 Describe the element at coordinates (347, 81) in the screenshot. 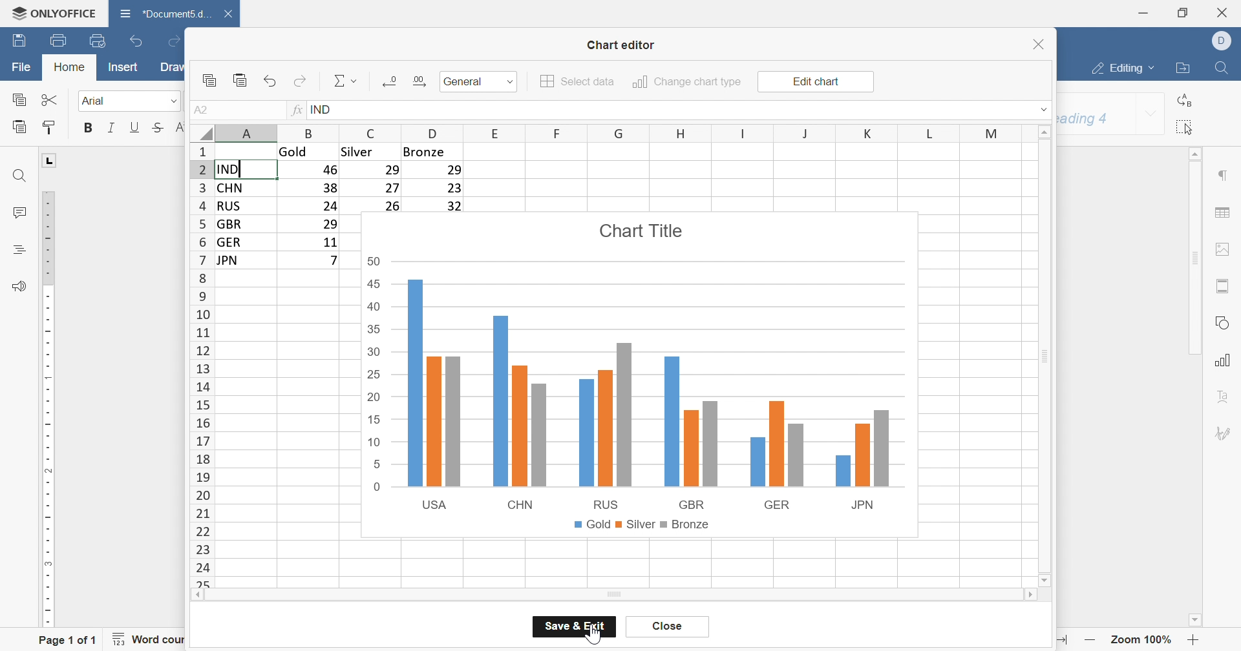

I see `Sum` at that location.